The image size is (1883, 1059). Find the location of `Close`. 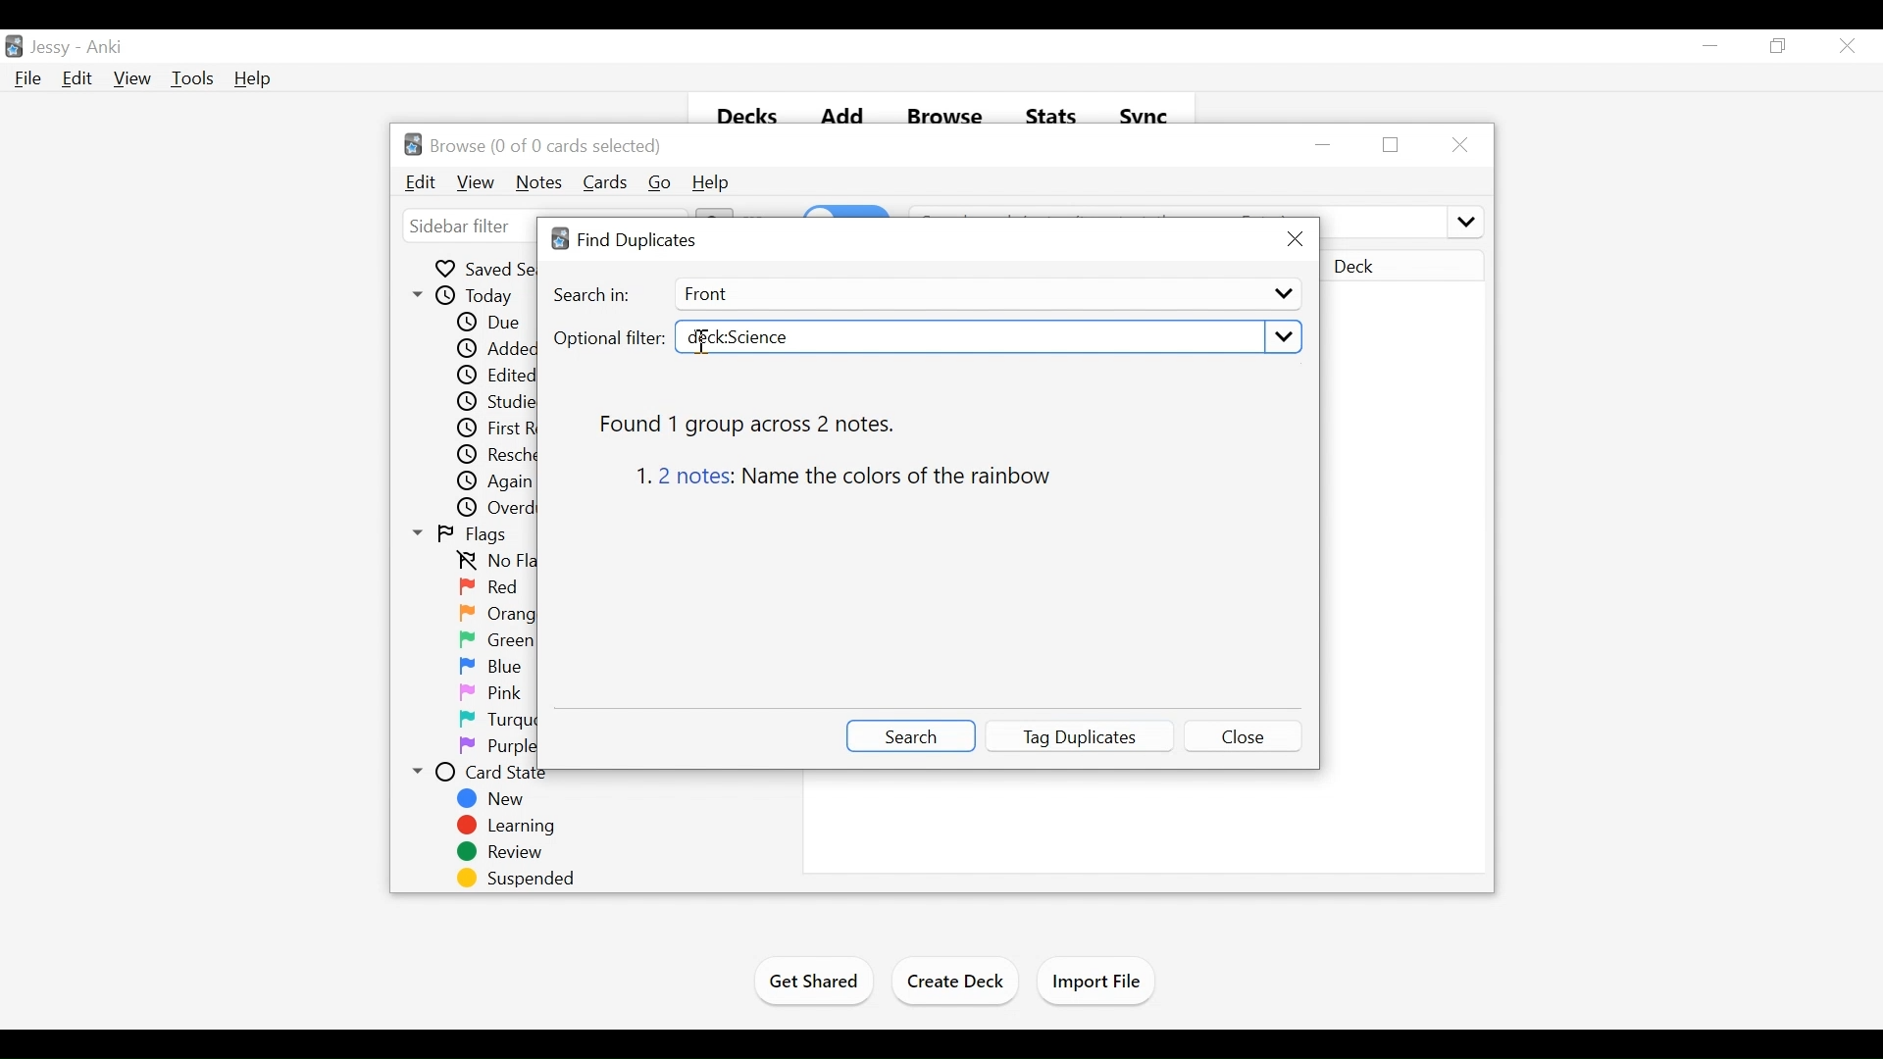

Close is located at coordinates (1294, 239).